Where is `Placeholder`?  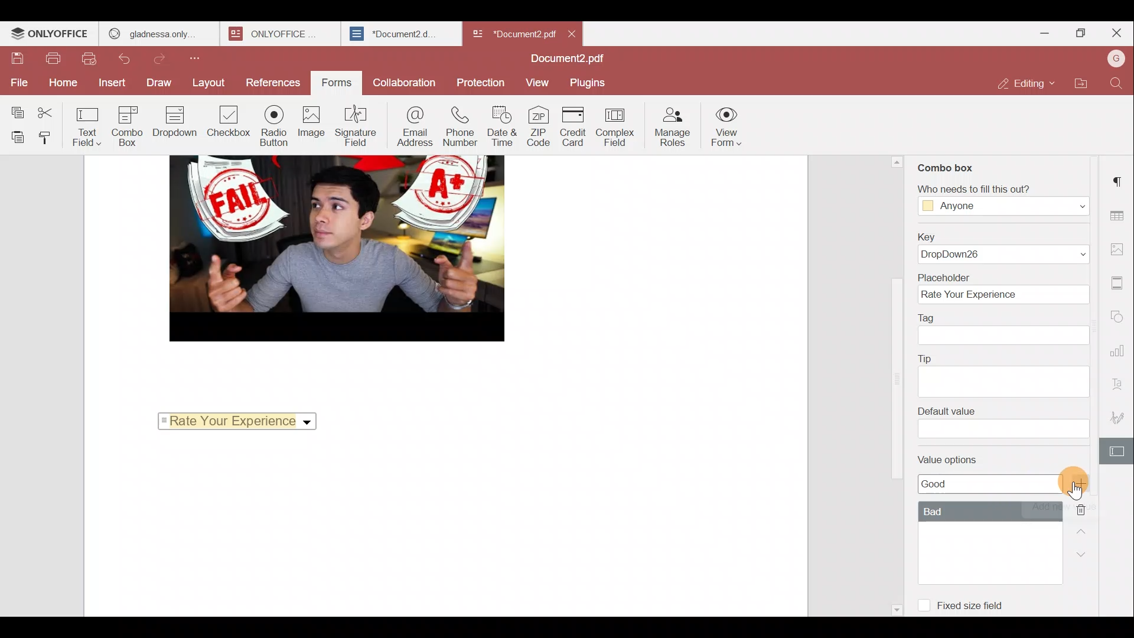 Placeholder is located at coordinates (1002, 287).